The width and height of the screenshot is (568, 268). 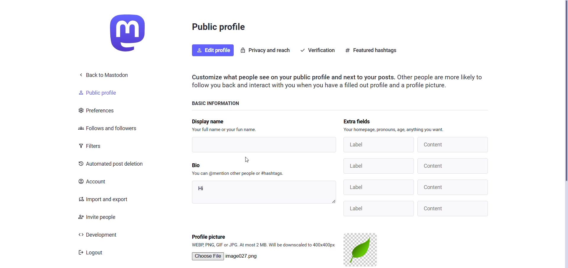 I want to click on text, so click(x=225, y=130).